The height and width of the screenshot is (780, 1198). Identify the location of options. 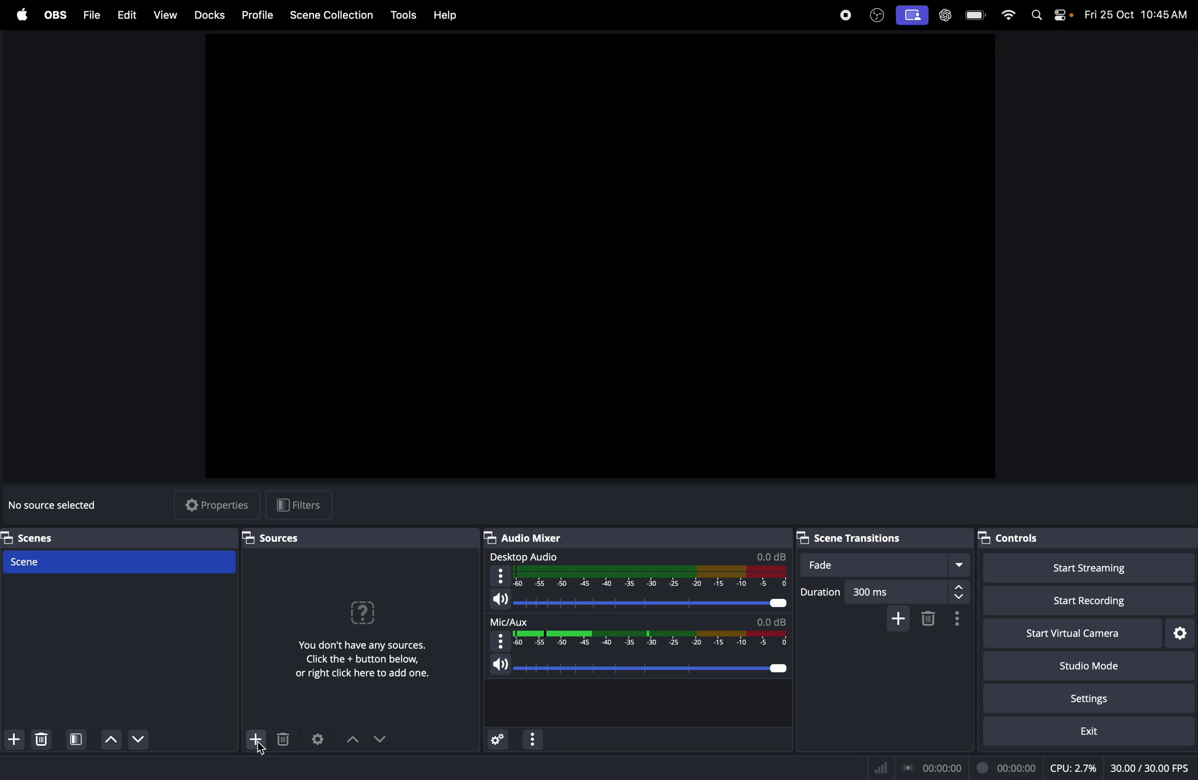
(533, 739).